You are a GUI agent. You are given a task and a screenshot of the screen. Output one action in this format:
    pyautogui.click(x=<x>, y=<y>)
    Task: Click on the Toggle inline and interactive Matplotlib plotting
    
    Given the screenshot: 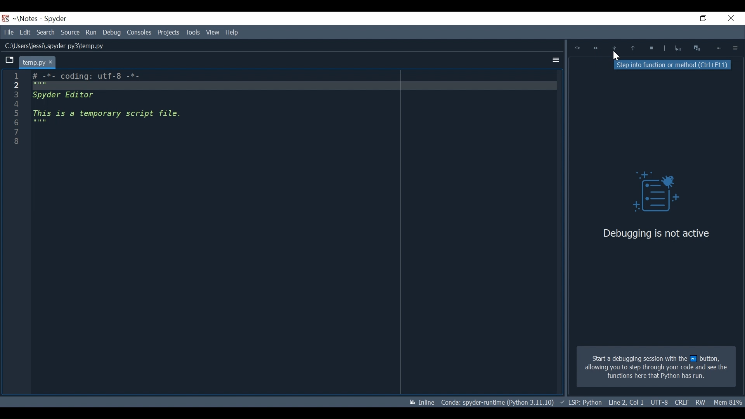 What is the action you would take?
    pyautogui.click(x=422, y=402)
    